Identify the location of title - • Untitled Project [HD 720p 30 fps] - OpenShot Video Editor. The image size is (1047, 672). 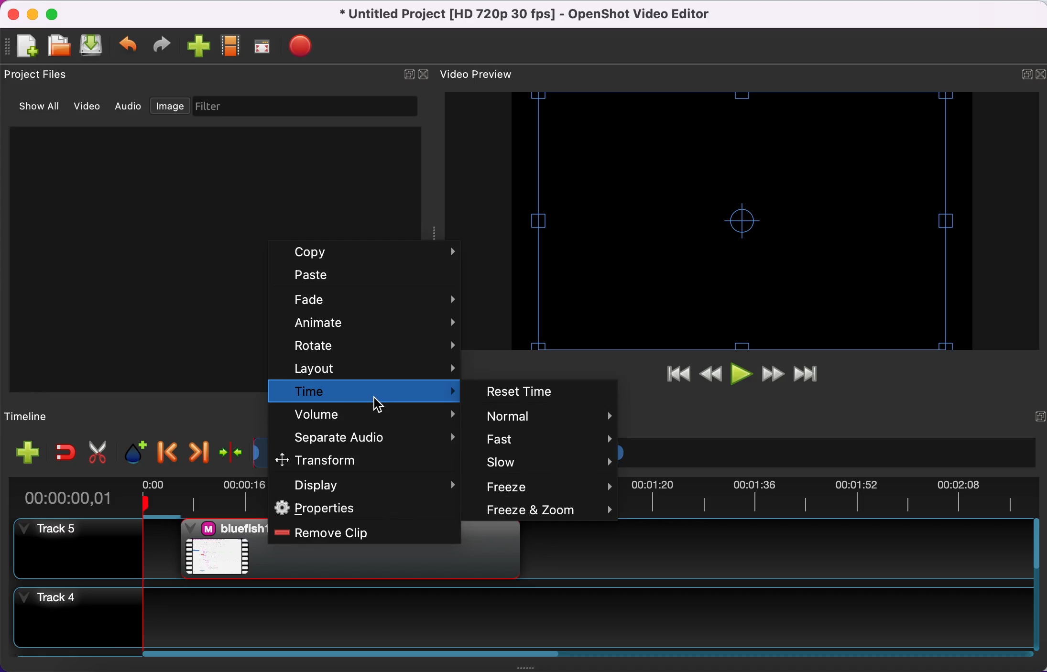
(554, 15).